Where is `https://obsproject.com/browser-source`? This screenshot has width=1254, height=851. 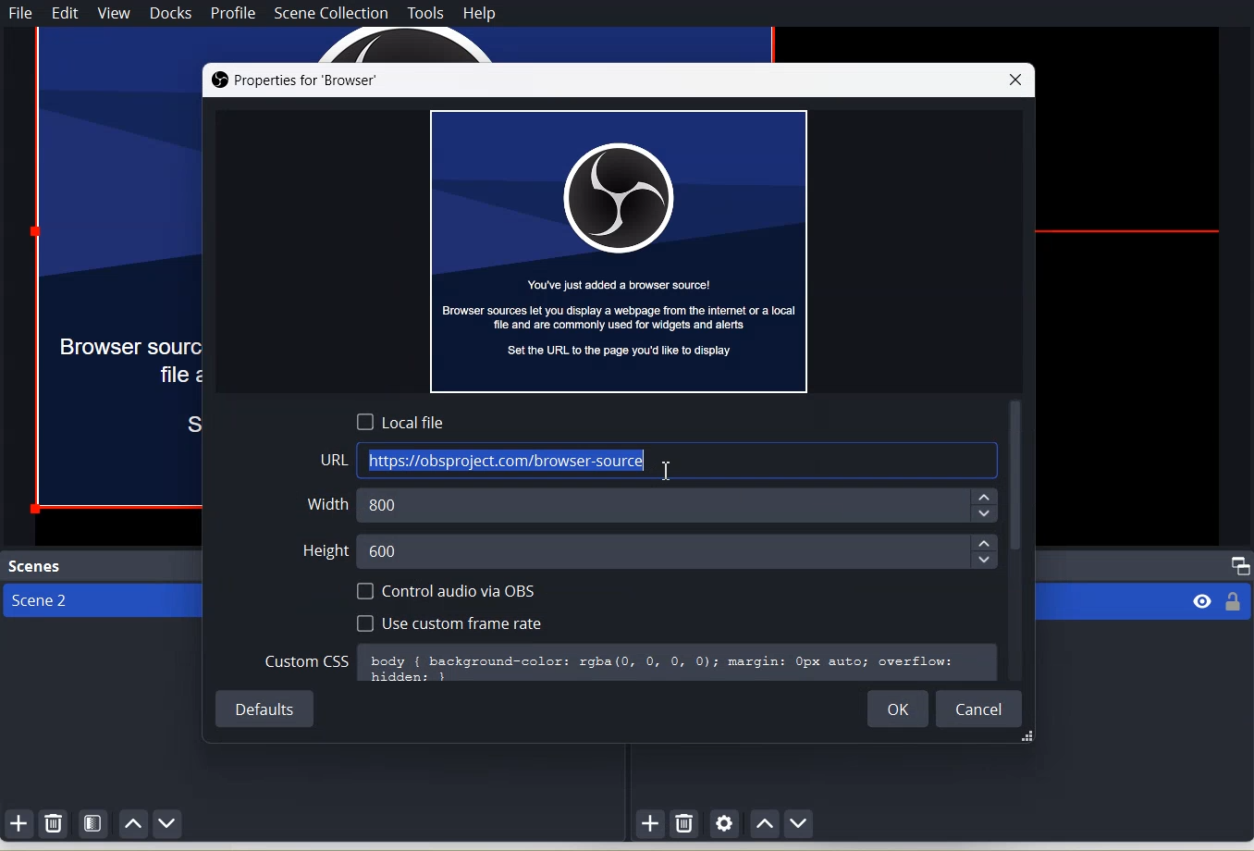
https://obsproject.com/browser-source is located at coordinates (680, 455).